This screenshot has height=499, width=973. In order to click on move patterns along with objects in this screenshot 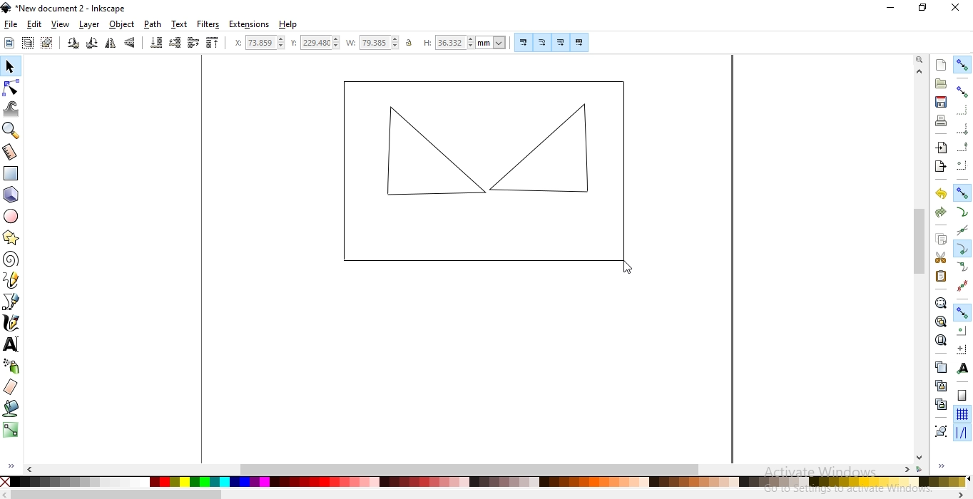, I will do `click(579, 41)`.